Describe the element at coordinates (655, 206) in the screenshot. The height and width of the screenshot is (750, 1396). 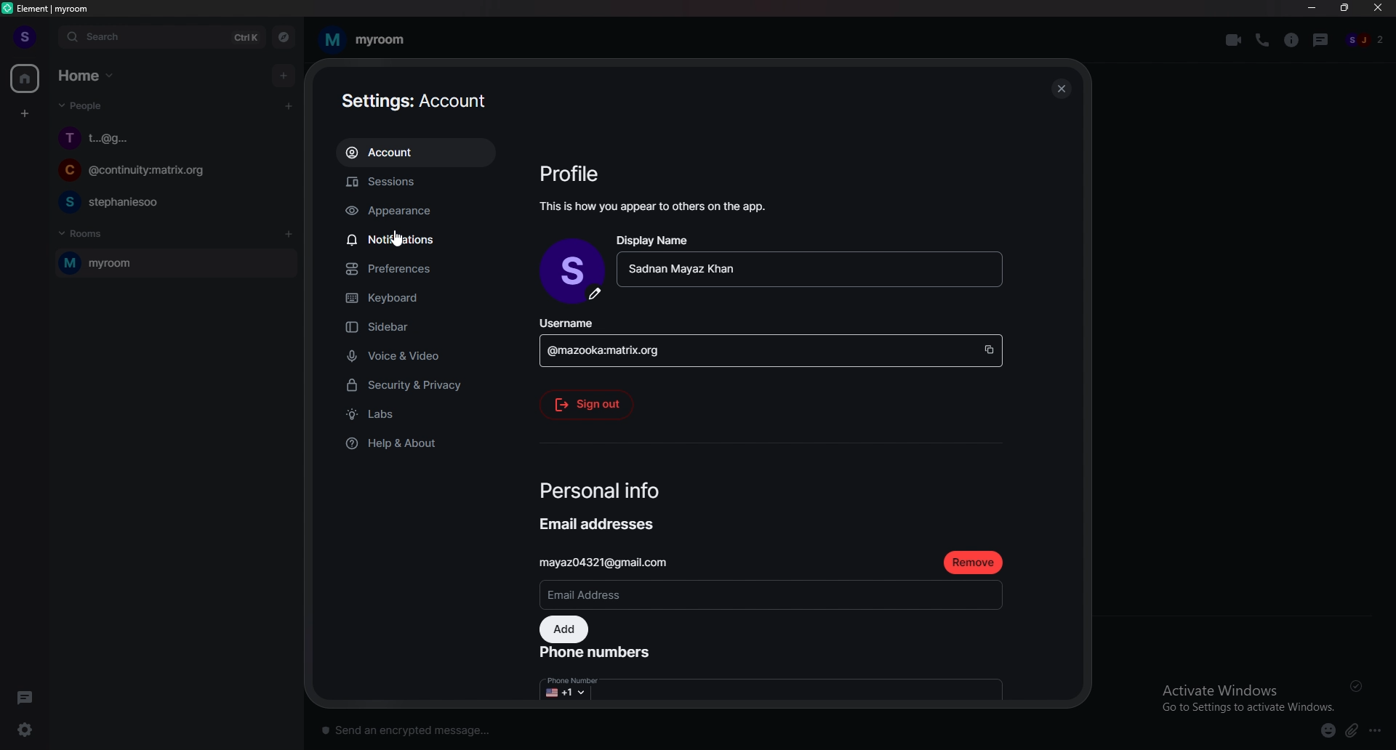
I see `info` at that location.